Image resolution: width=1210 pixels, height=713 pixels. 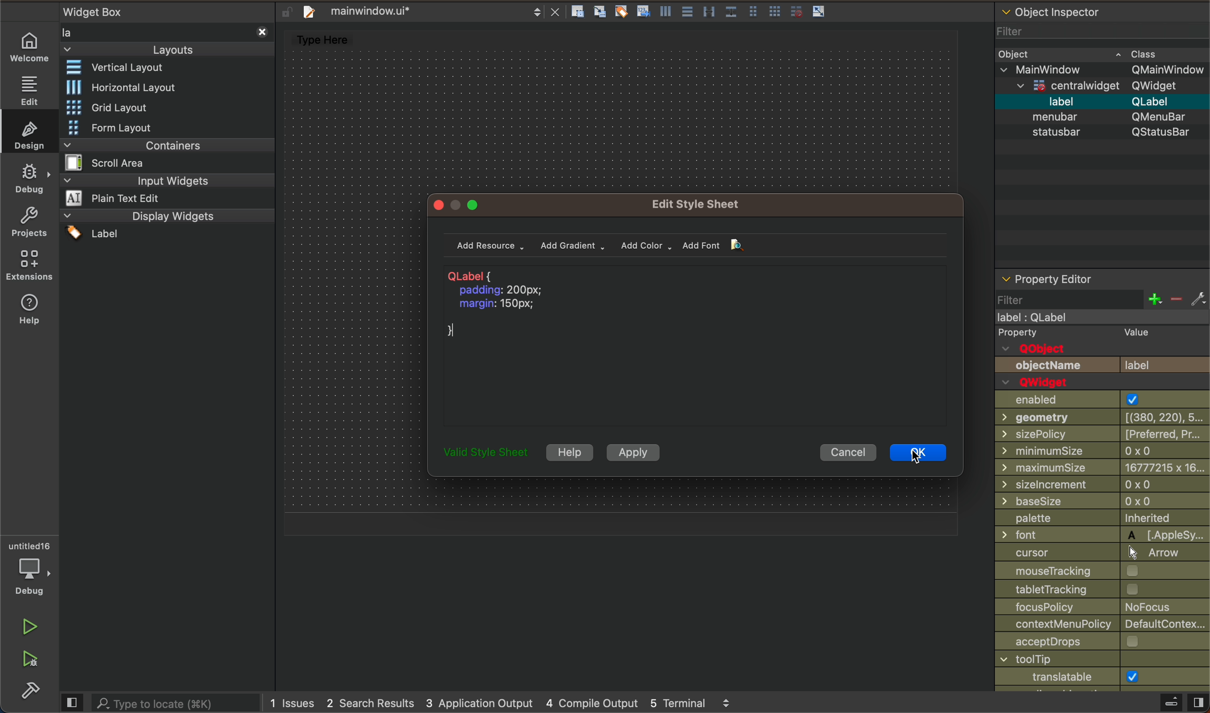 I want to click on menubar, so click(x=1106, y=117).